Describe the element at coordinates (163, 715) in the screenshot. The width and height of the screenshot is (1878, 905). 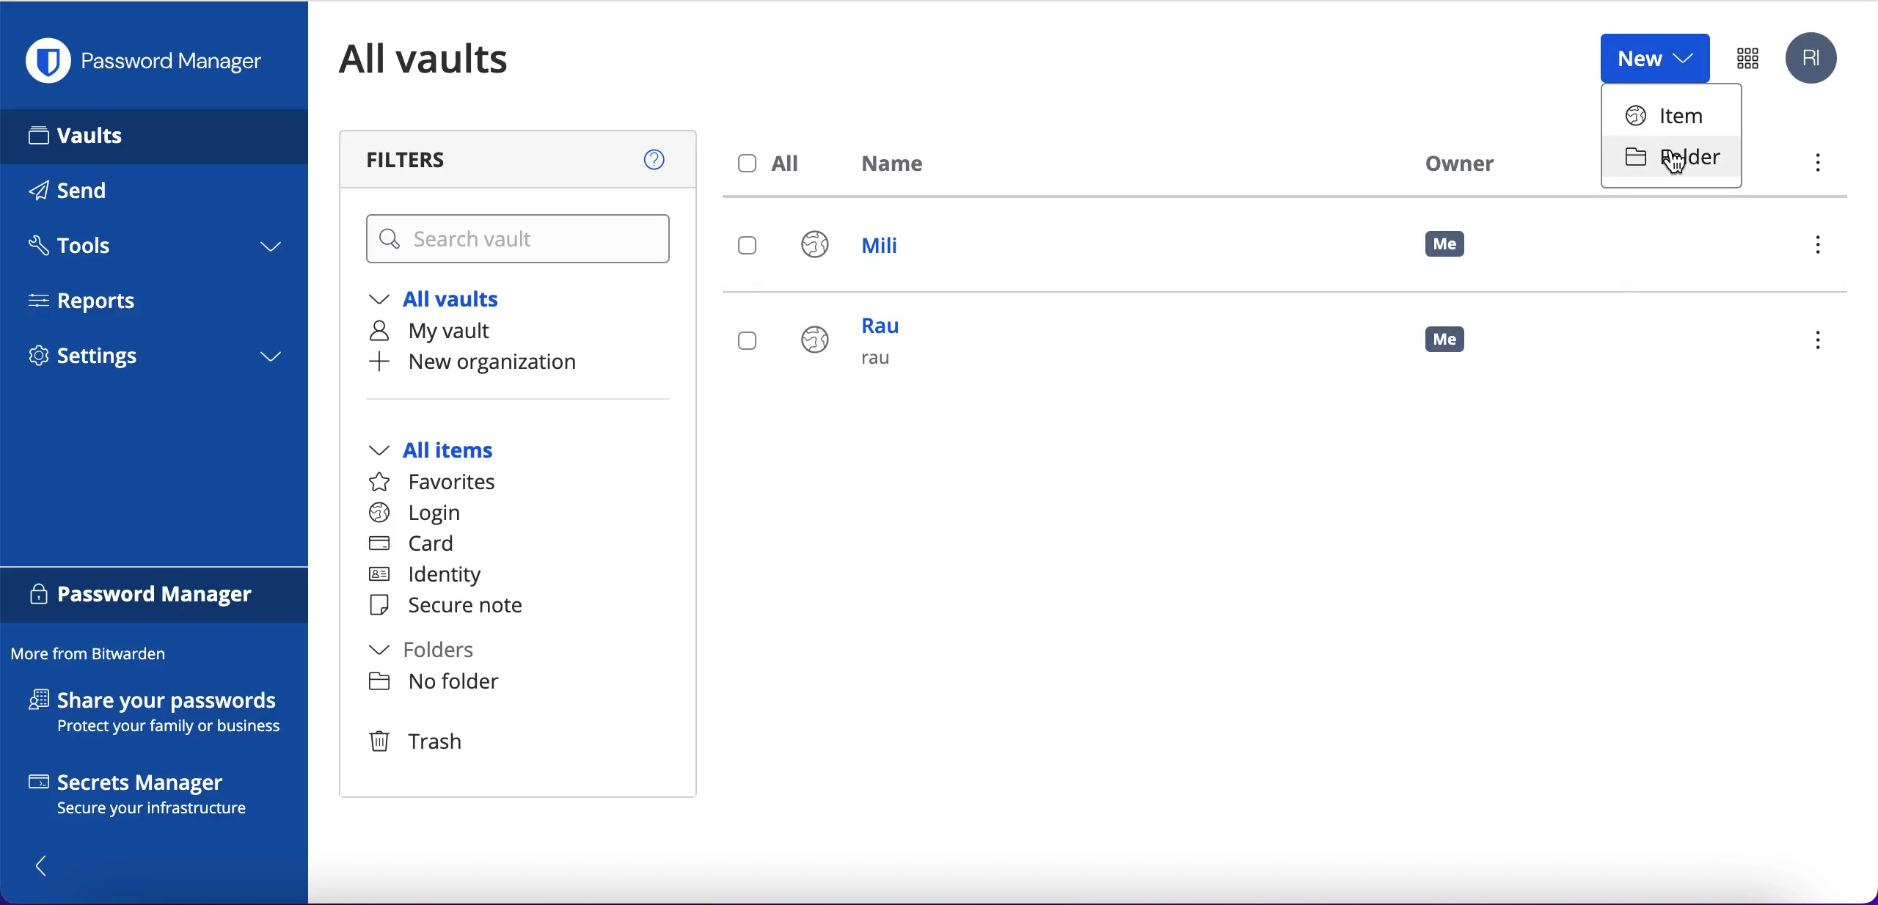
I see `share your passwords protect your family or business` at that location.